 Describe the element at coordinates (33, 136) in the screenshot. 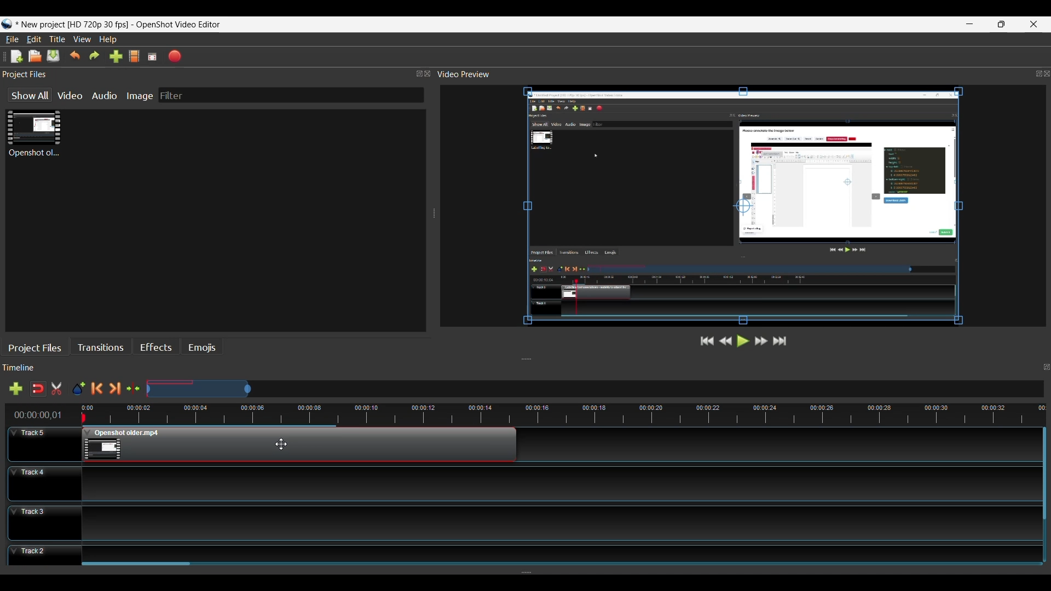

I see `Clip` at that location.